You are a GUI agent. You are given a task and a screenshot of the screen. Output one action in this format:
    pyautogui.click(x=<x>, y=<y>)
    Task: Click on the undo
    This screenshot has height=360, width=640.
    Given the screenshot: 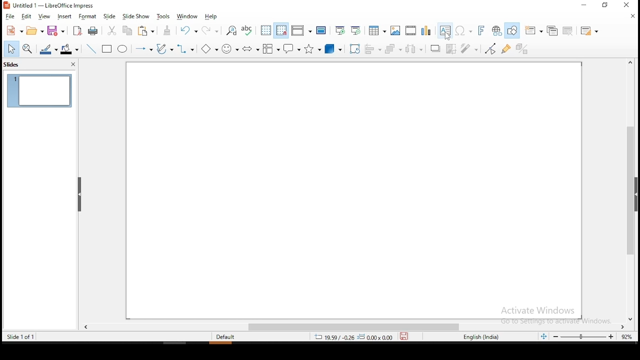 What is the action you would take?
    pyautogui.click(x=190, y=31)
    